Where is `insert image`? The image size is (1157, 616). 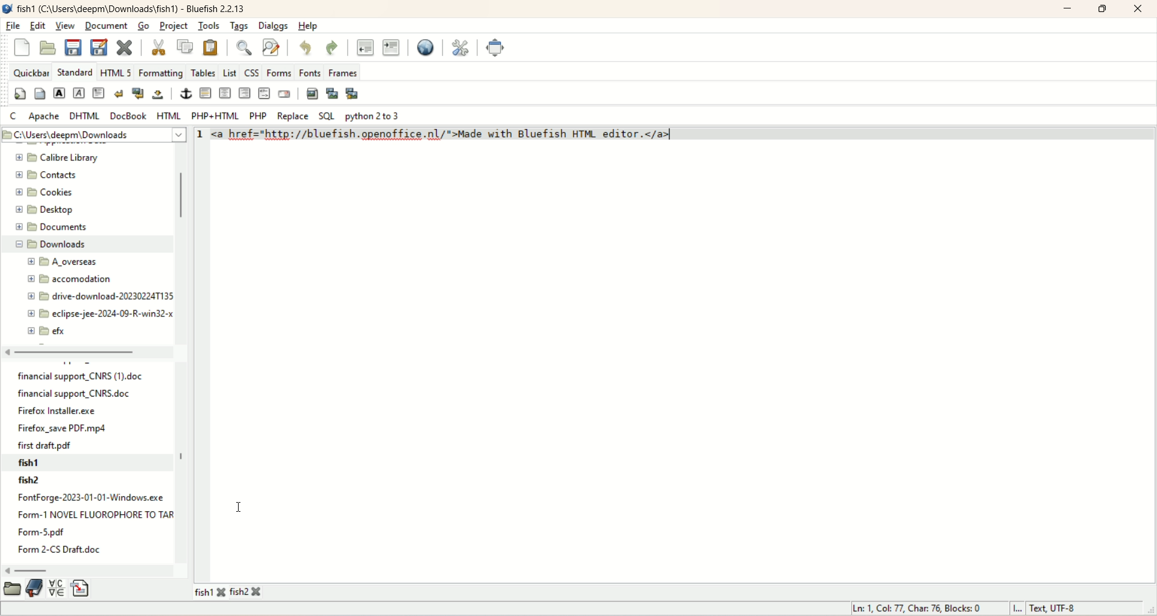 insert image is located at coordinates (313, 92).